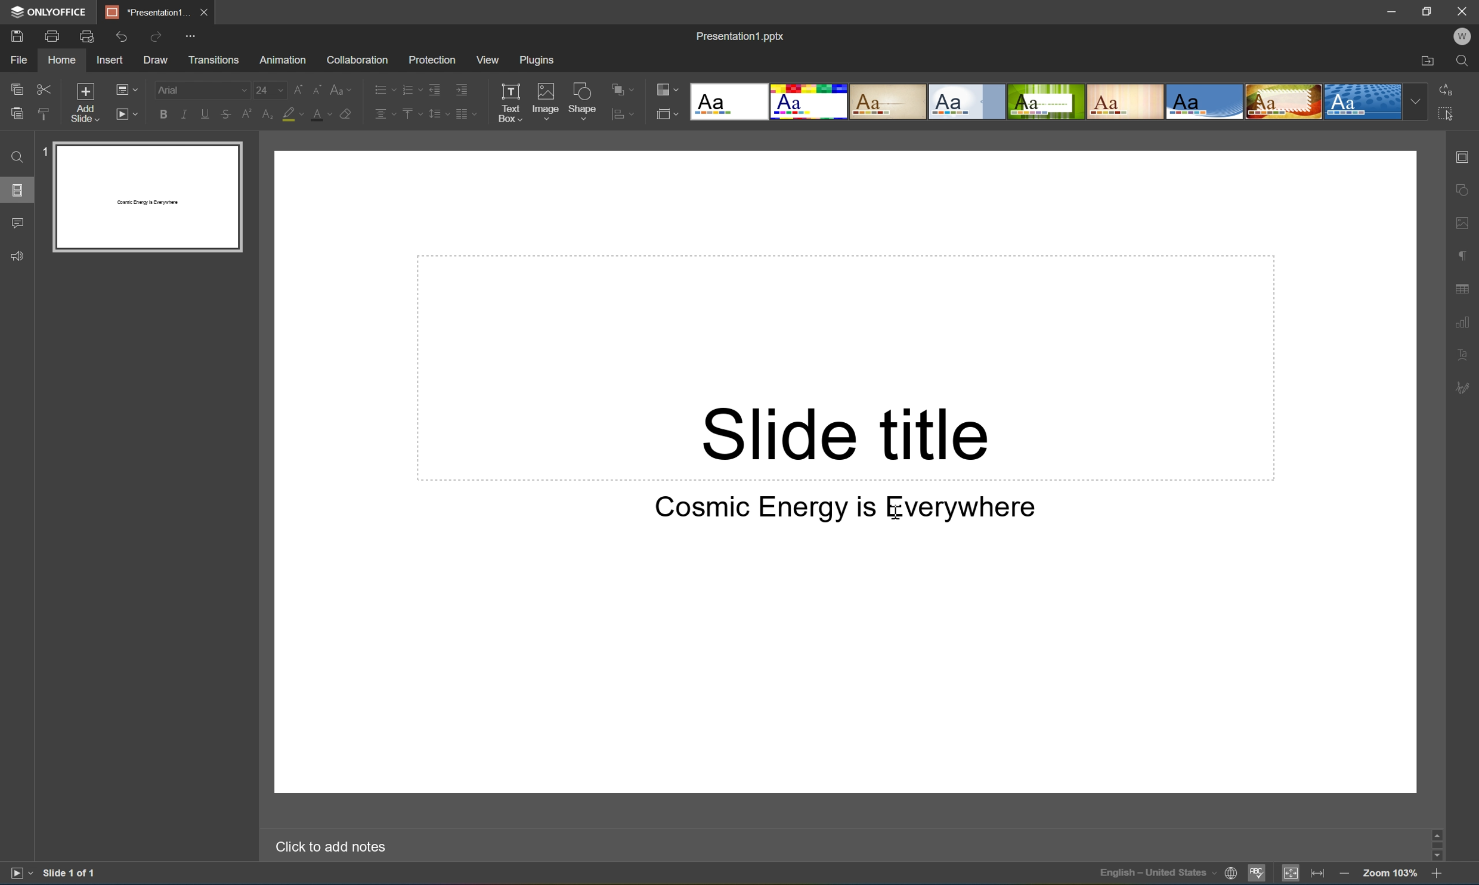 The image size is (1479, 885). What do you see at coordinates (17, 89) in the screenshot?
I see `Copy` at bounding box center [17, 89].